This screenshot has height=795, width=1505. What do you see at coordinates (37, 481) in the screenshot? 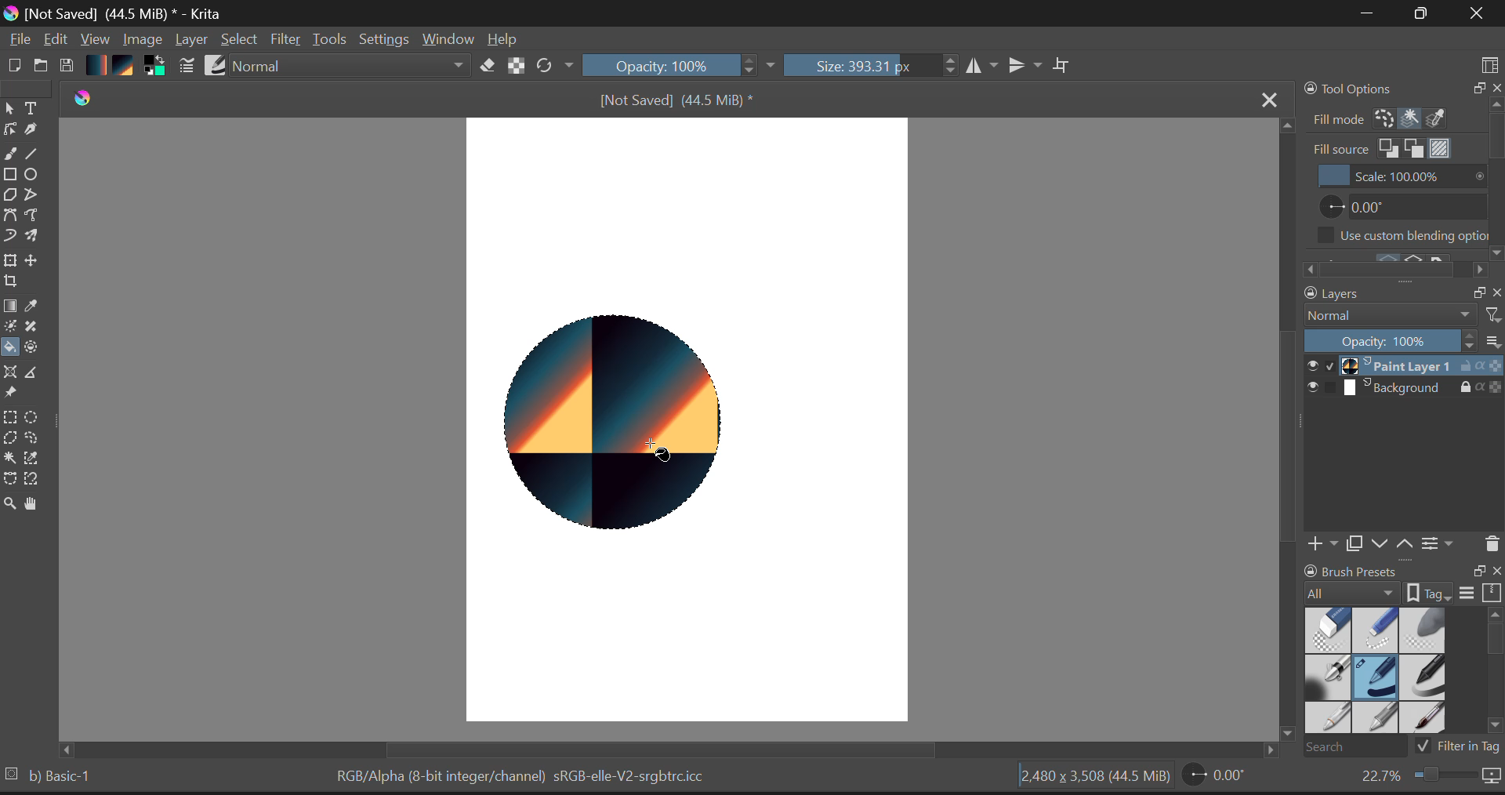
I see `Magnetic Selection` at bounding box center [37, 481].